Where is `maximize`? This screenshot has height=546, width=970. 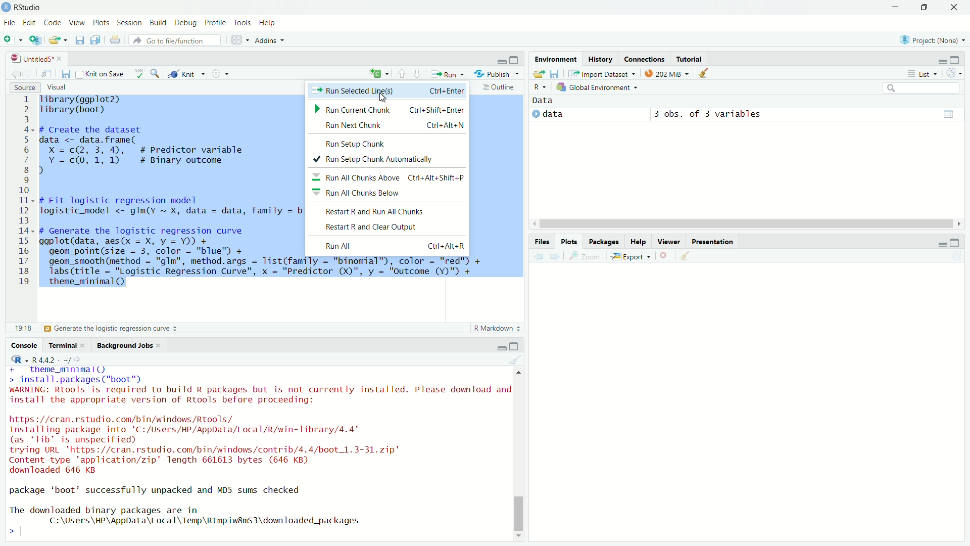
maximize is located at coordinates (955, 60).